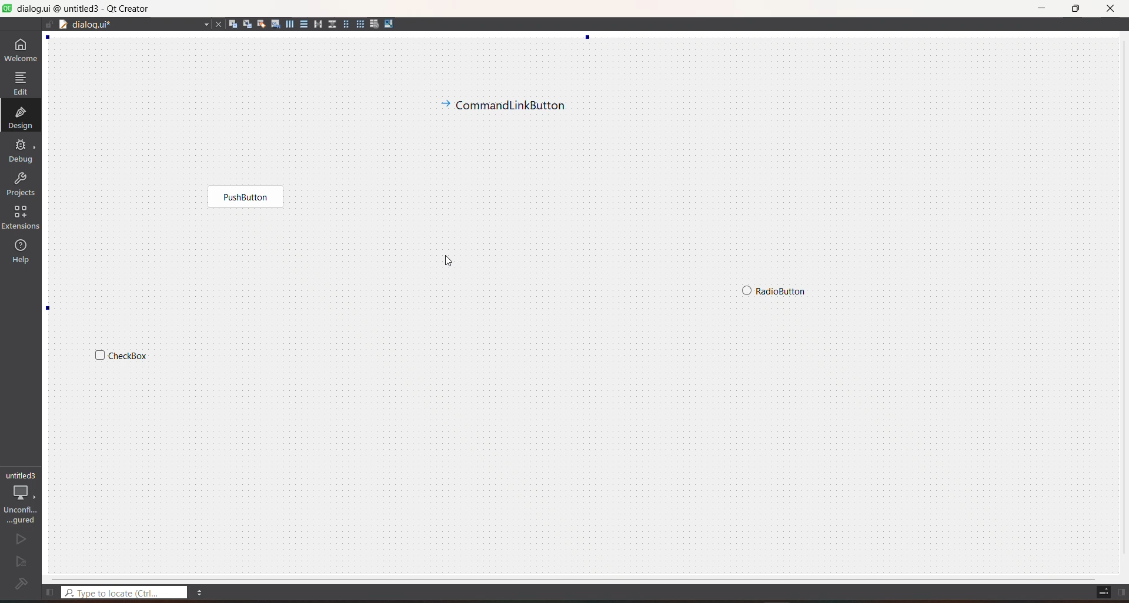 The image size is (1129, 603). What do you see at coordinates (126, 591) in the screenshot?
I see `type to locate` at bounding box center [126, 591].